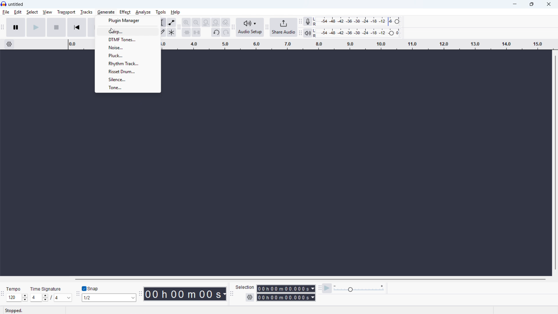  Describe the element at coordinates (128, 47) in the screenshot. I see `Noise ` at that location.